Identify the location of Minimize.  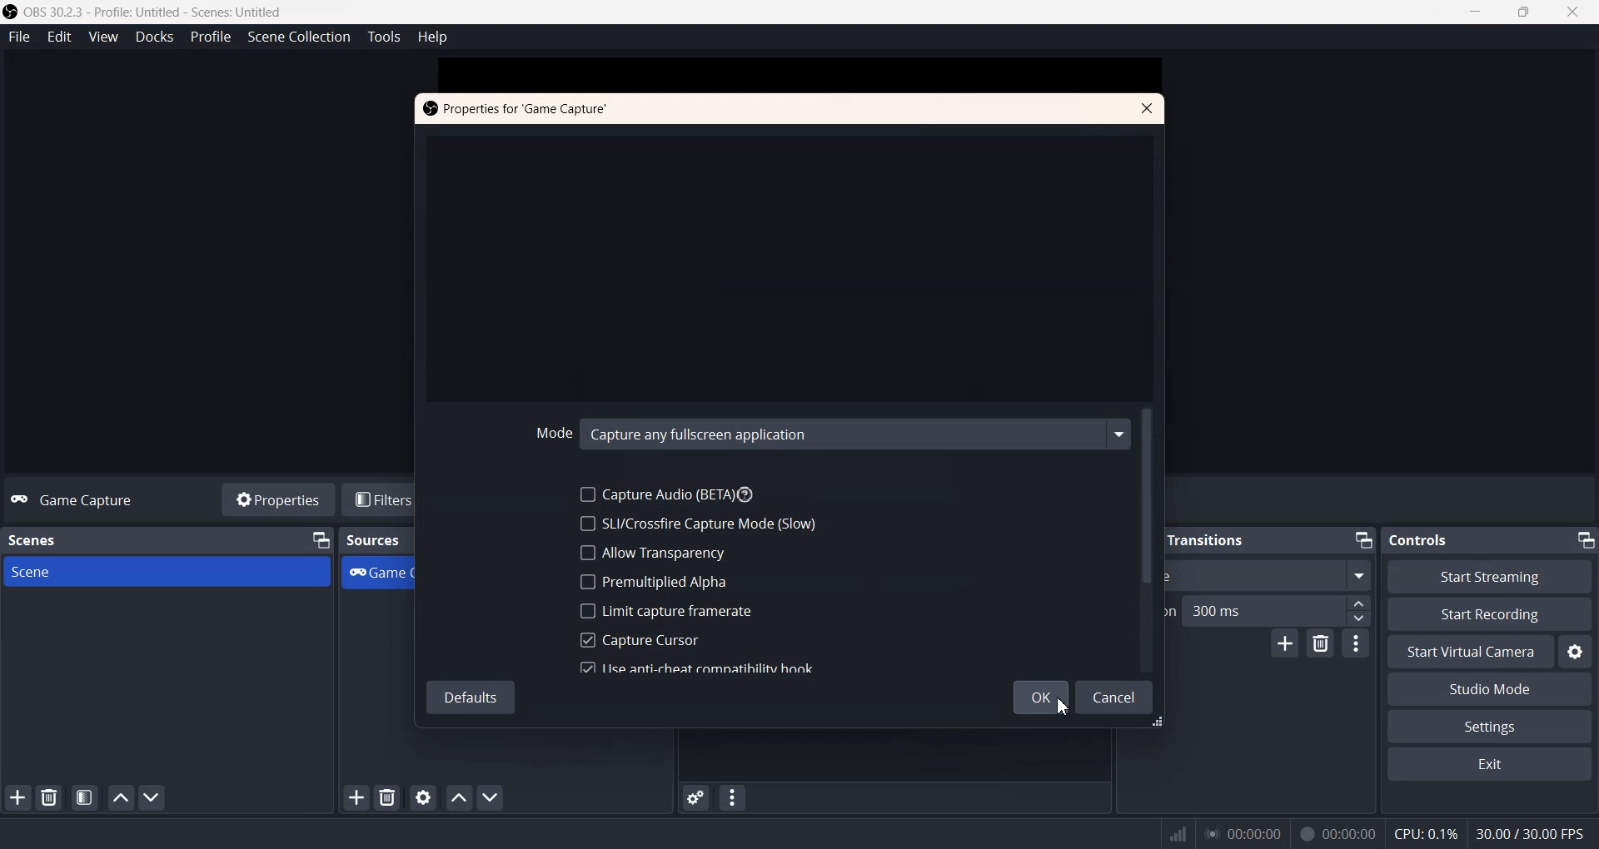
(1362, 540).